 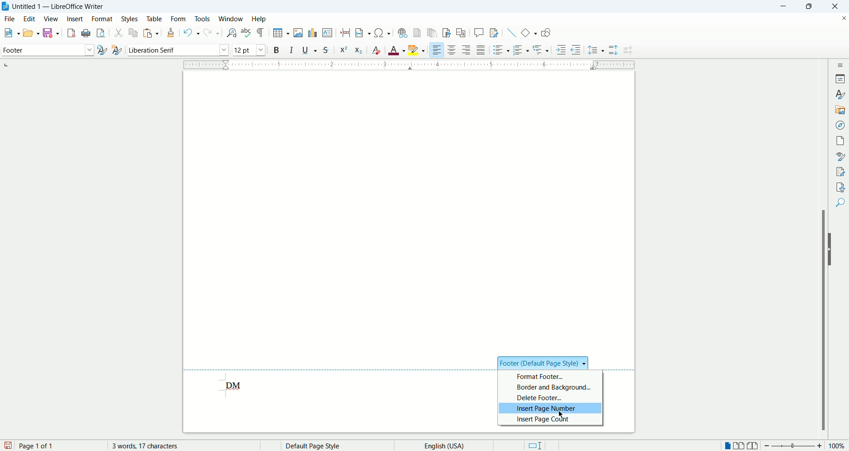 What do you see at coordinates (231, 33) in the screenshot?
I see `find and replace` at bounding box center [231, 33].